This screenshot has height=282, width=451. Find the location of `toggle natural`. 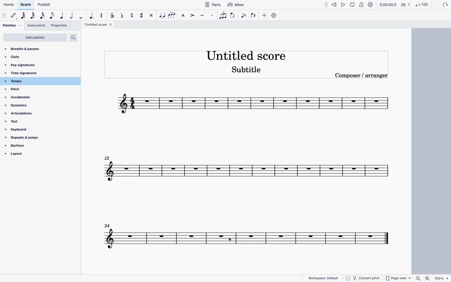

toggle natural is located at coordinates (132, 16).